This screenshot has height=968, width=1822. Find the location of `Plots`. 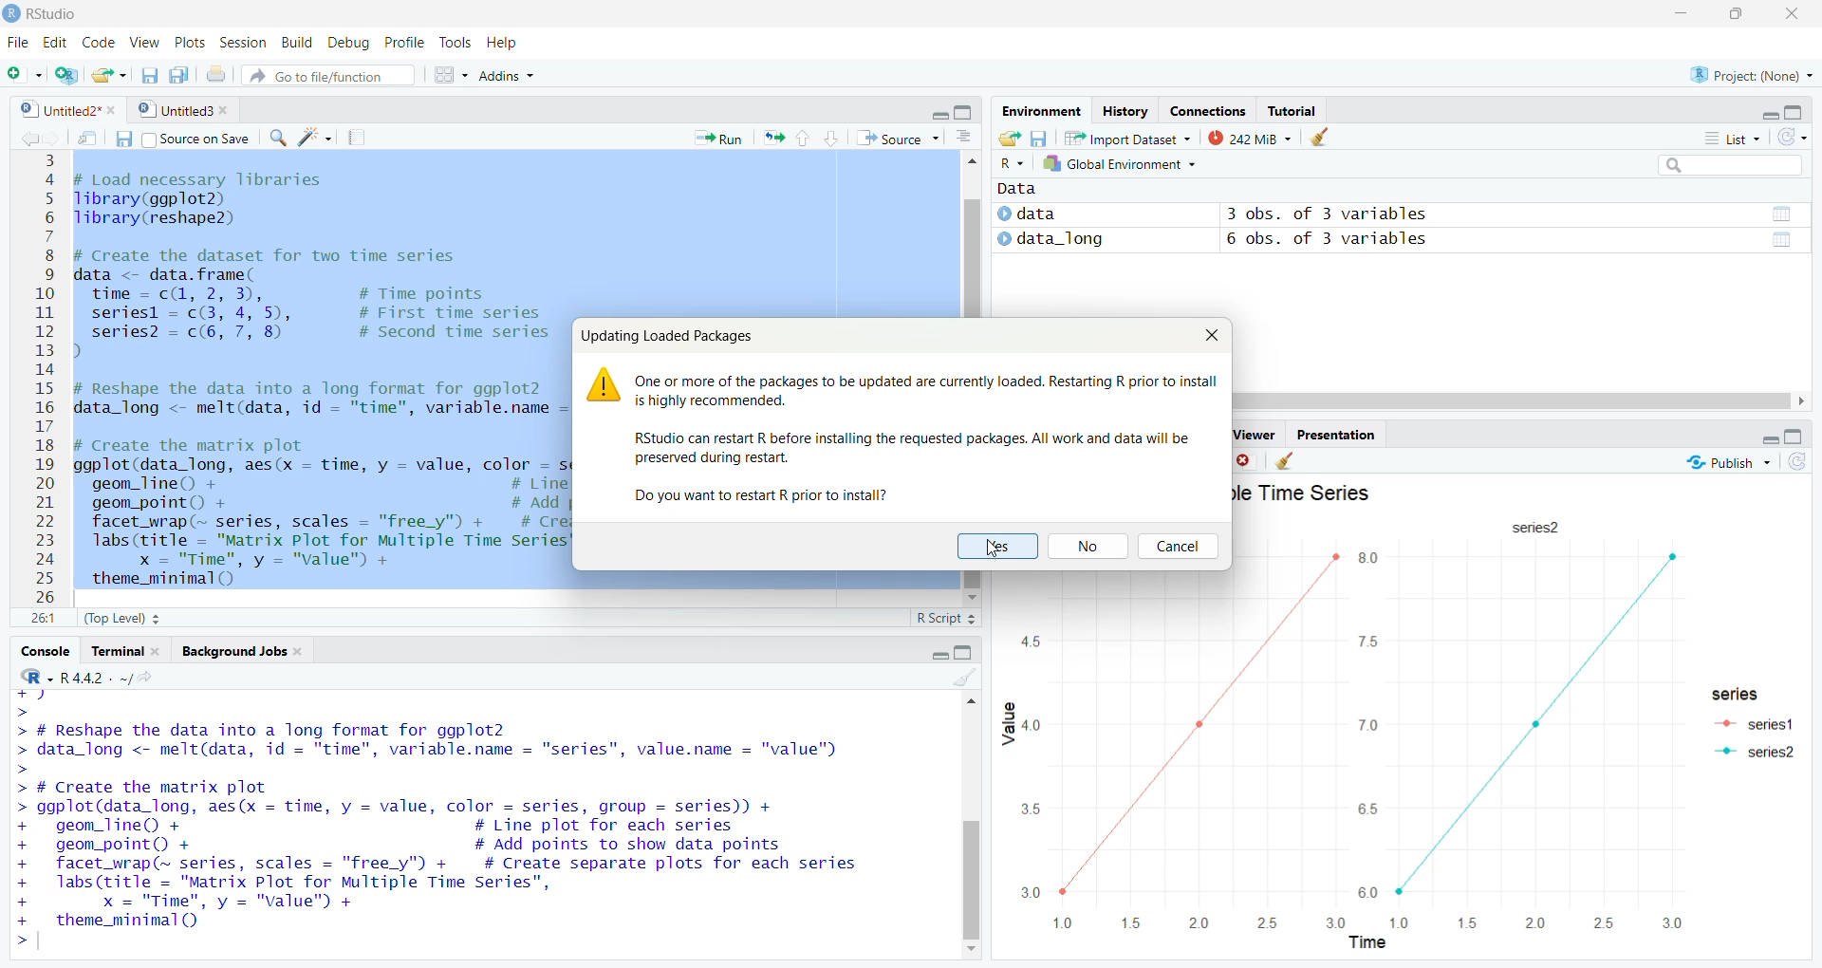

Plots is located at coordinates (192, 42).